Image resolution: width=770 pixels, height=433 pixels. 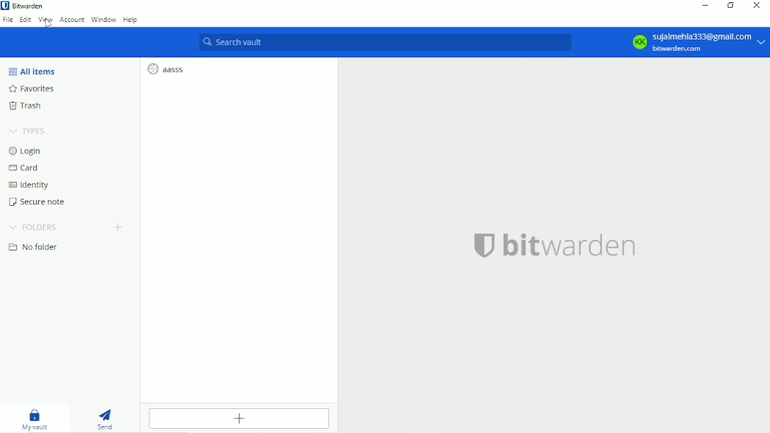 I want to click on Help, so click(x=130, y=20).